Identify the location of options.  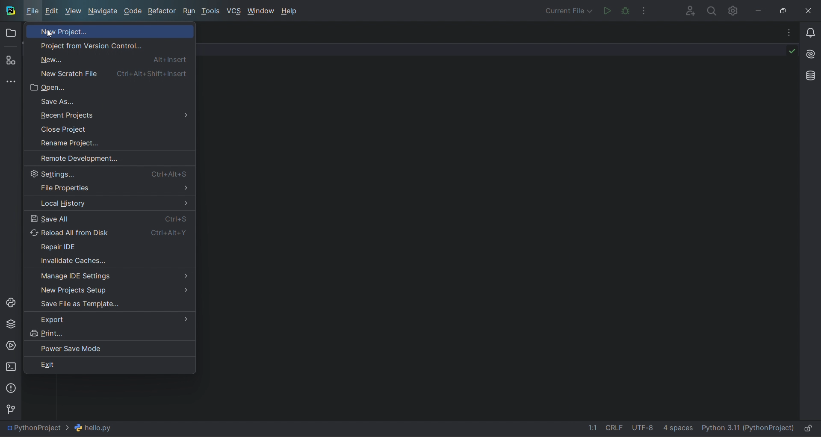
(647, 10).